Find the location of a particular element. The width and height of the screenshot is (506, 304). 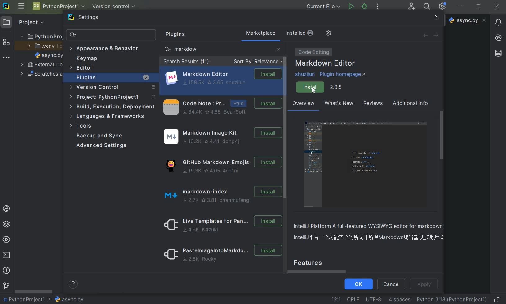

appearance & behavior is located at coordinates (104, 49).